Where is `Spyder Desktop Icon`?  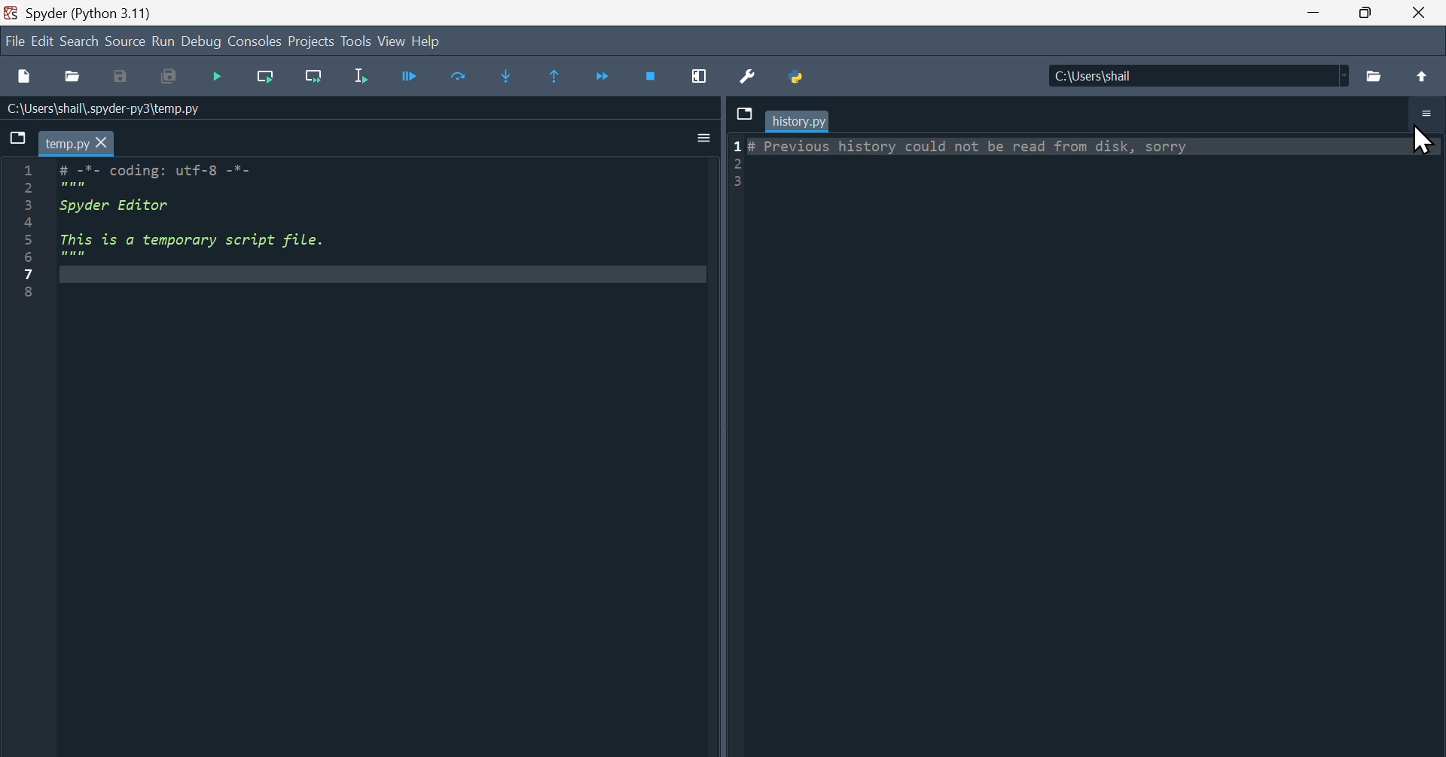
Spyder Desktop Icon is located at coordinates (9, 13).